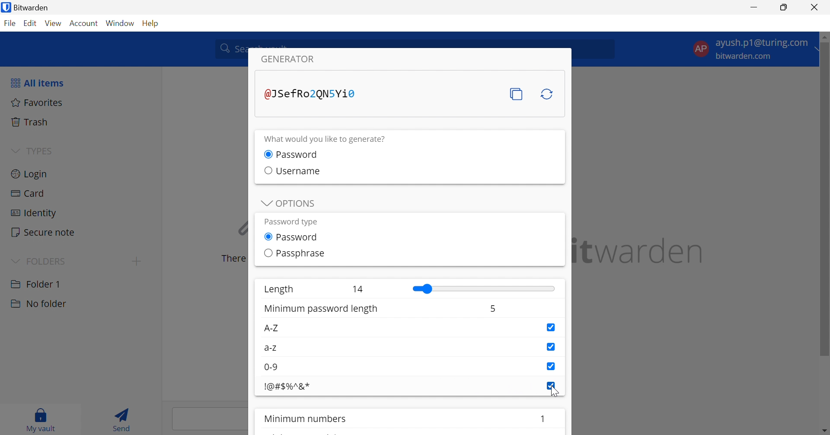 This screenshot has width=830, height=435. I want to click on Checkbox, so click(551, 366).